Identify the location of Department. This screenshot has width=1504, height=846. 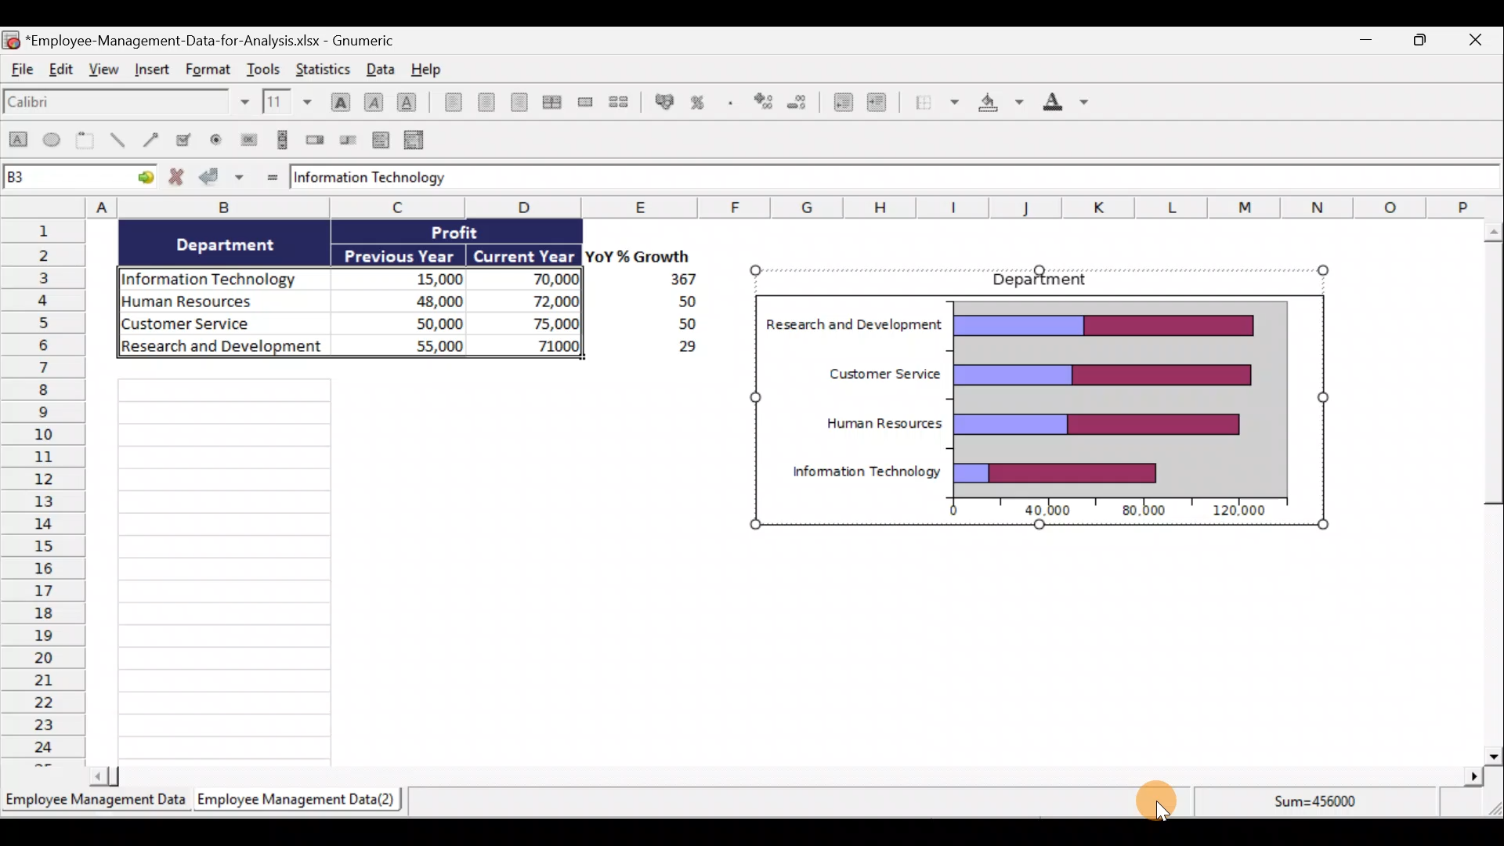
(1050, 280).